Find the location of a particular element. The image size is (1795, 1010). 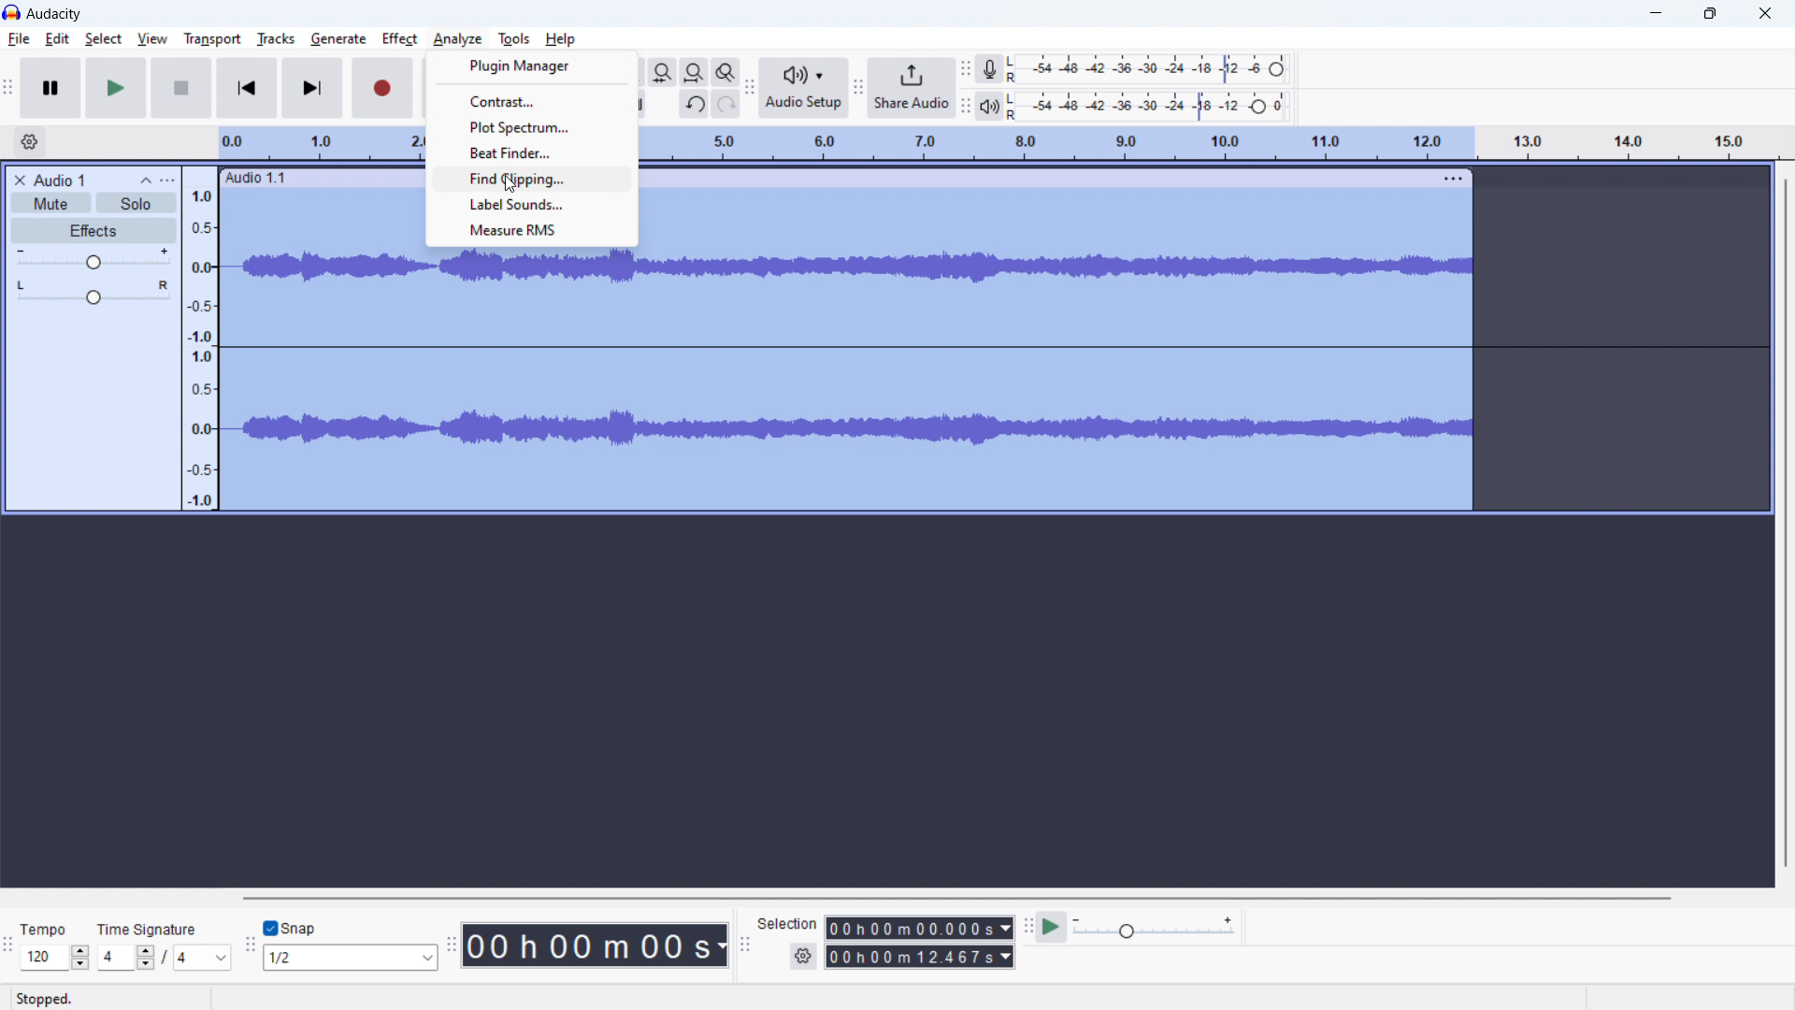

logo is located at coordinates (54, 14).